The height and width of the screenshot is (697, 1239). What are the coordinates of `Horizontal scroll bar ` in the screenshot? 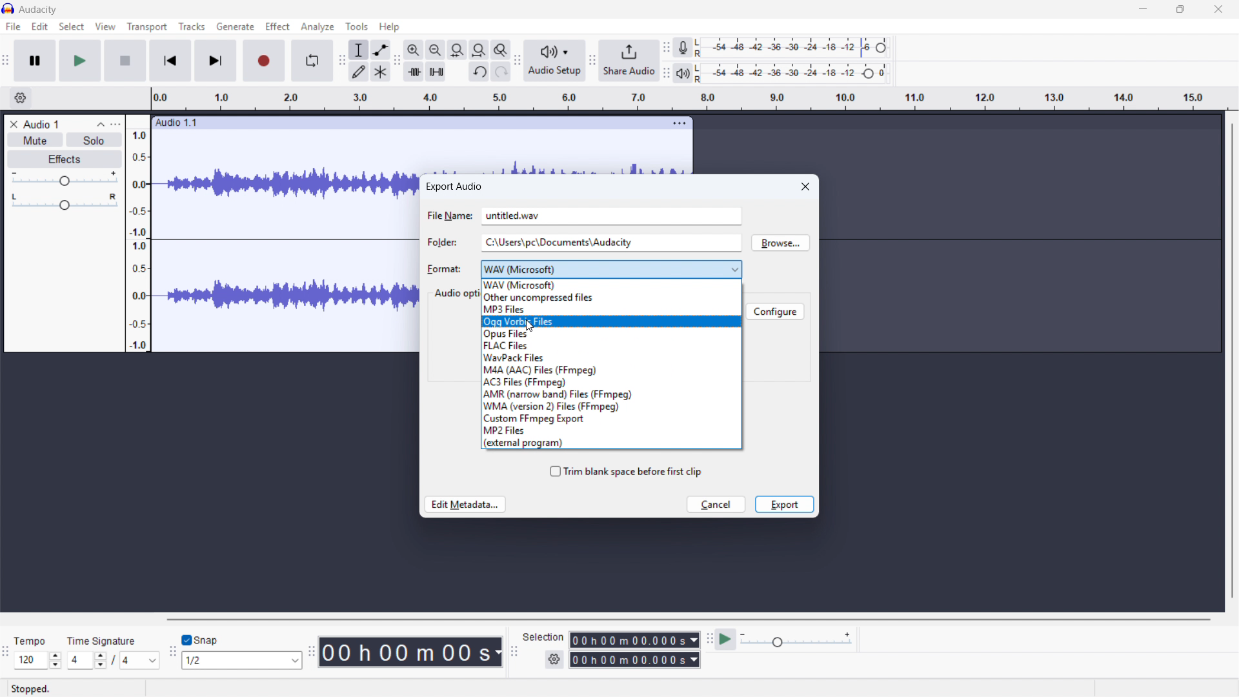 It's located at (687, 620).